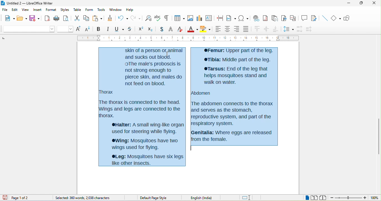 The height and width of the screenshot is (201, 381). I want to click on page 1 of 2, so click(22, 198).